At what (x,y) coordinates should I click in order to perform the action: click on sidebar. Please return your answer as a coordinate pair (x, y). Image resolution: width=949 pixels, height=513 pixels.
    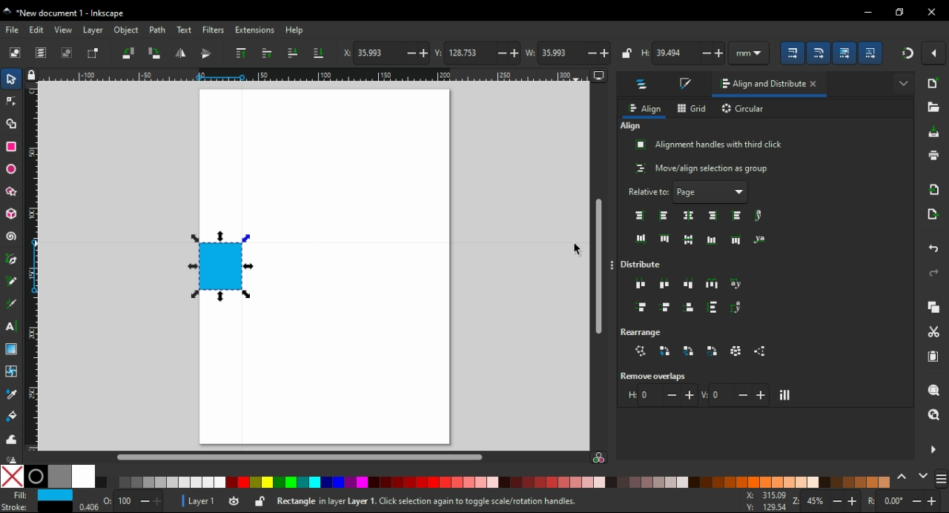
    Looking at the image, I should click on (939, 477).